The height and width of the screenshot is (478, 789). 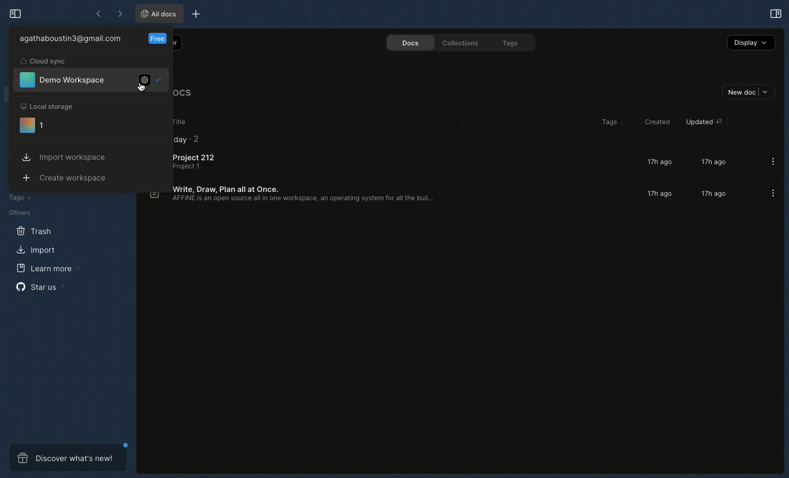 What do you see at coordinates (66, 457) in the screenshot?
I see `Discover what's new!` at bounding box center [66, 457].